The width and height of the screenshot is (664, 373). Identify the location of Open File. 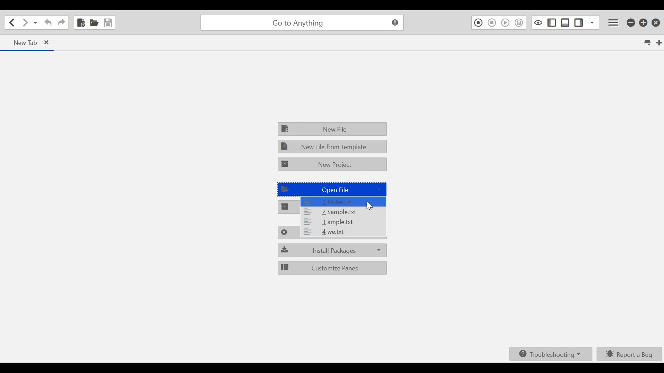
(333, 189).